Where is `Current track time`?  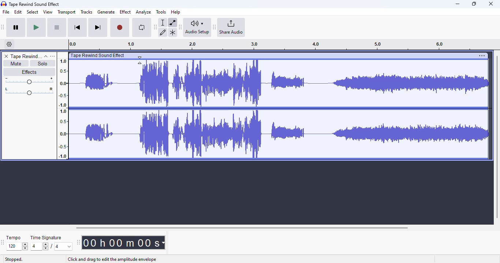 Current track time is located at coordinates (120, 243).